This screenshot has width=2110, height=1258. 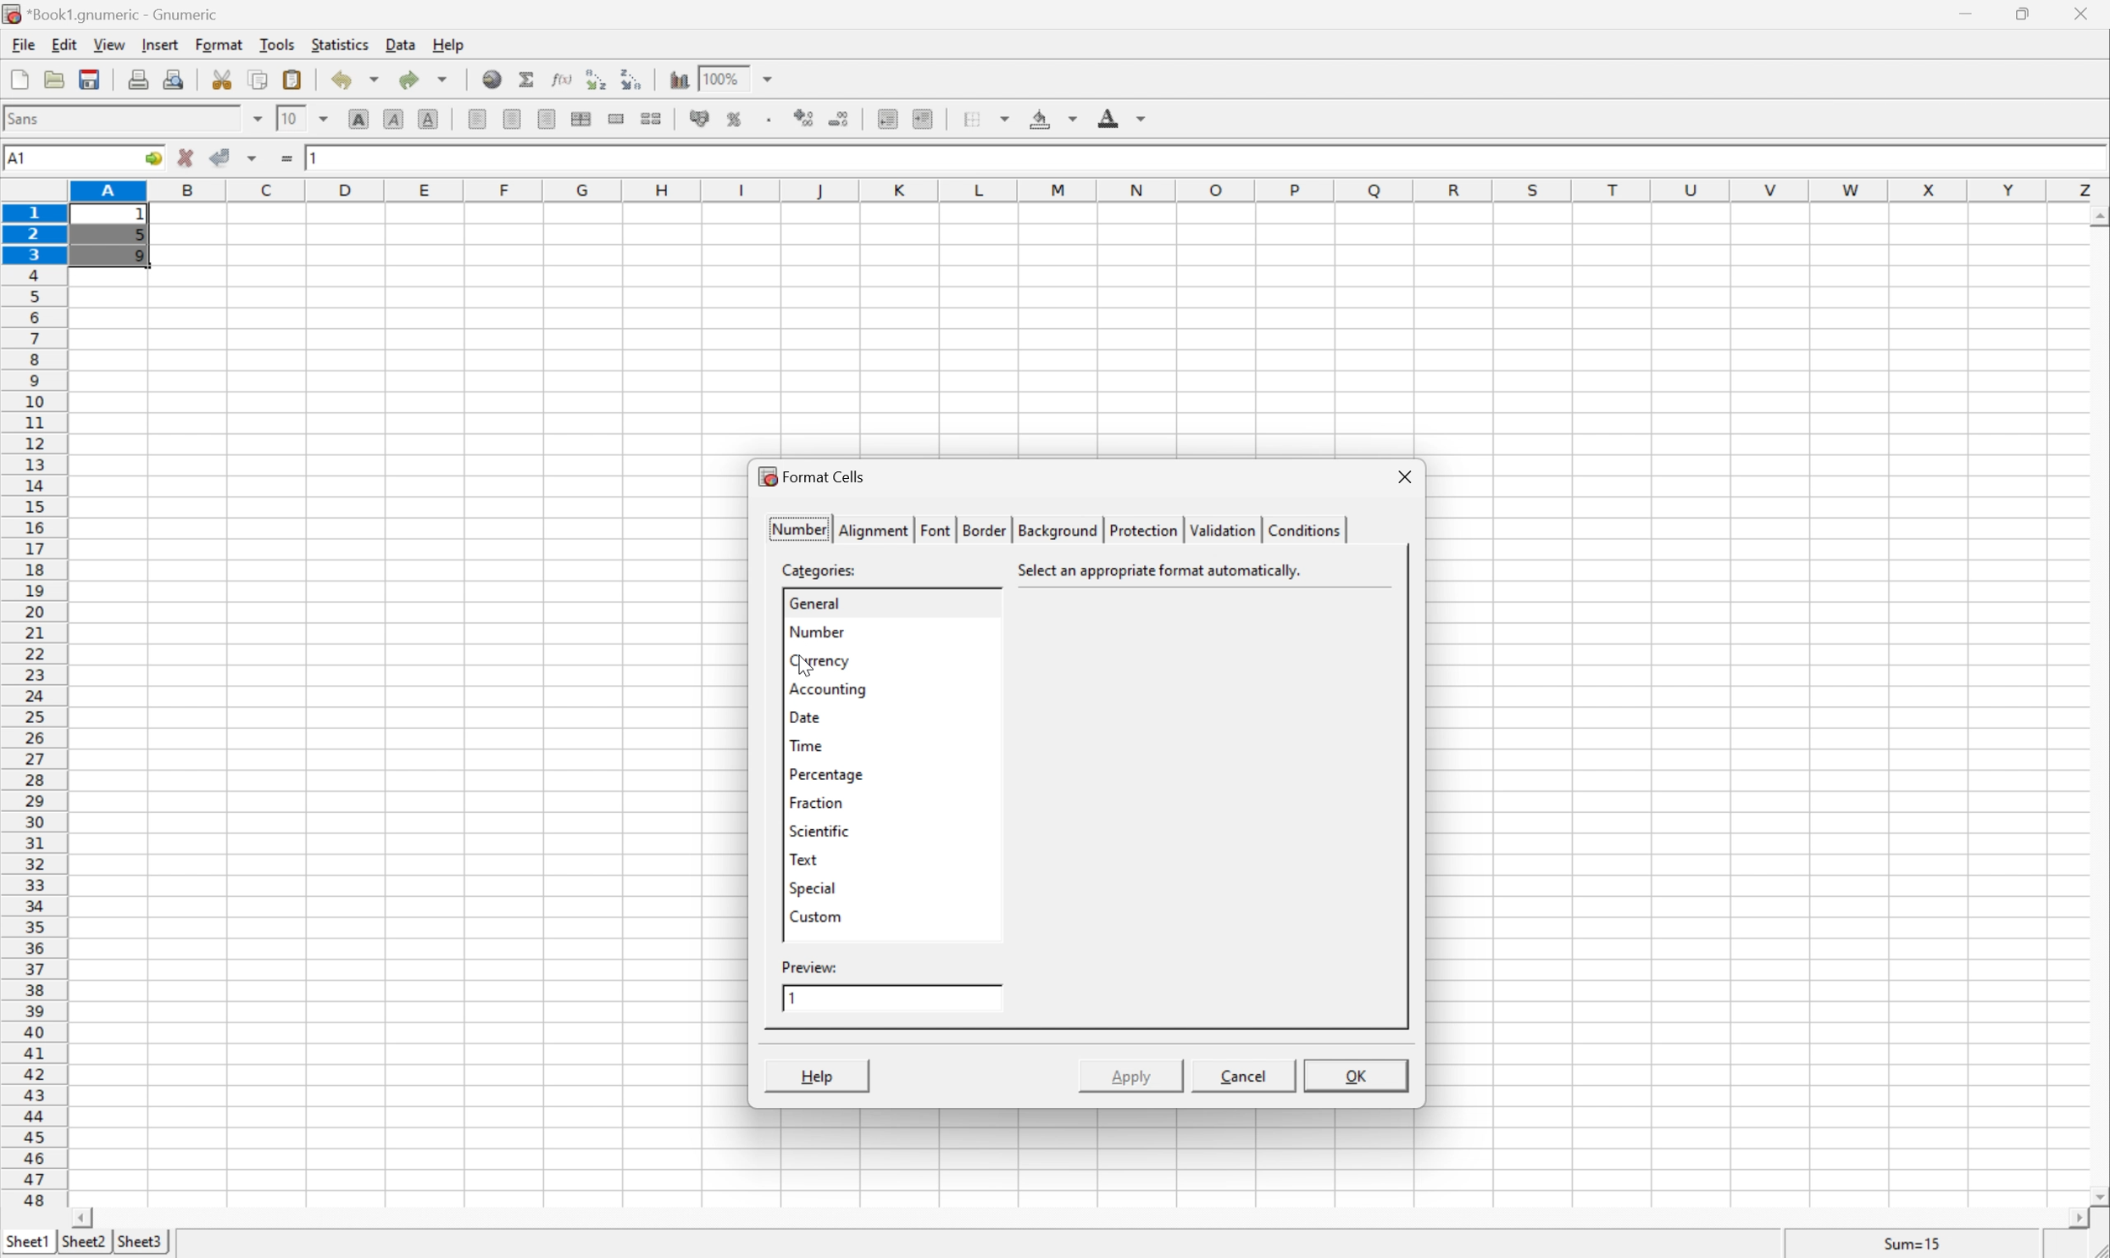 What do you see at coordinates (431, 120) in the screenshot?
I see `underline` at bounding box center [431, 120].